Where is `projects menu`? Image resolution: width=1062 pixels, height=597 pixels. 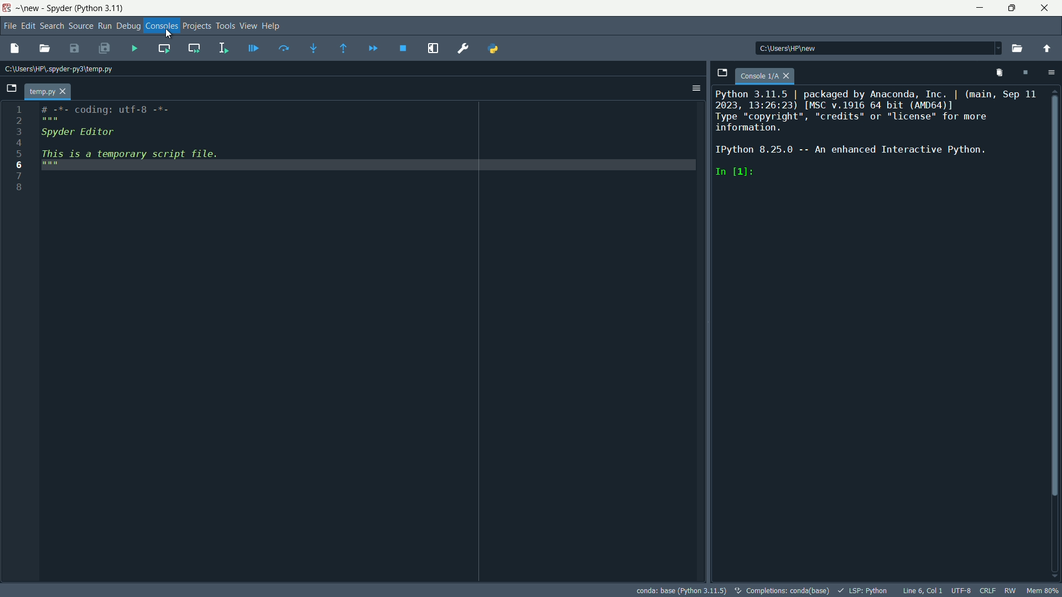
projects menu is located at coordinates (197, 27).